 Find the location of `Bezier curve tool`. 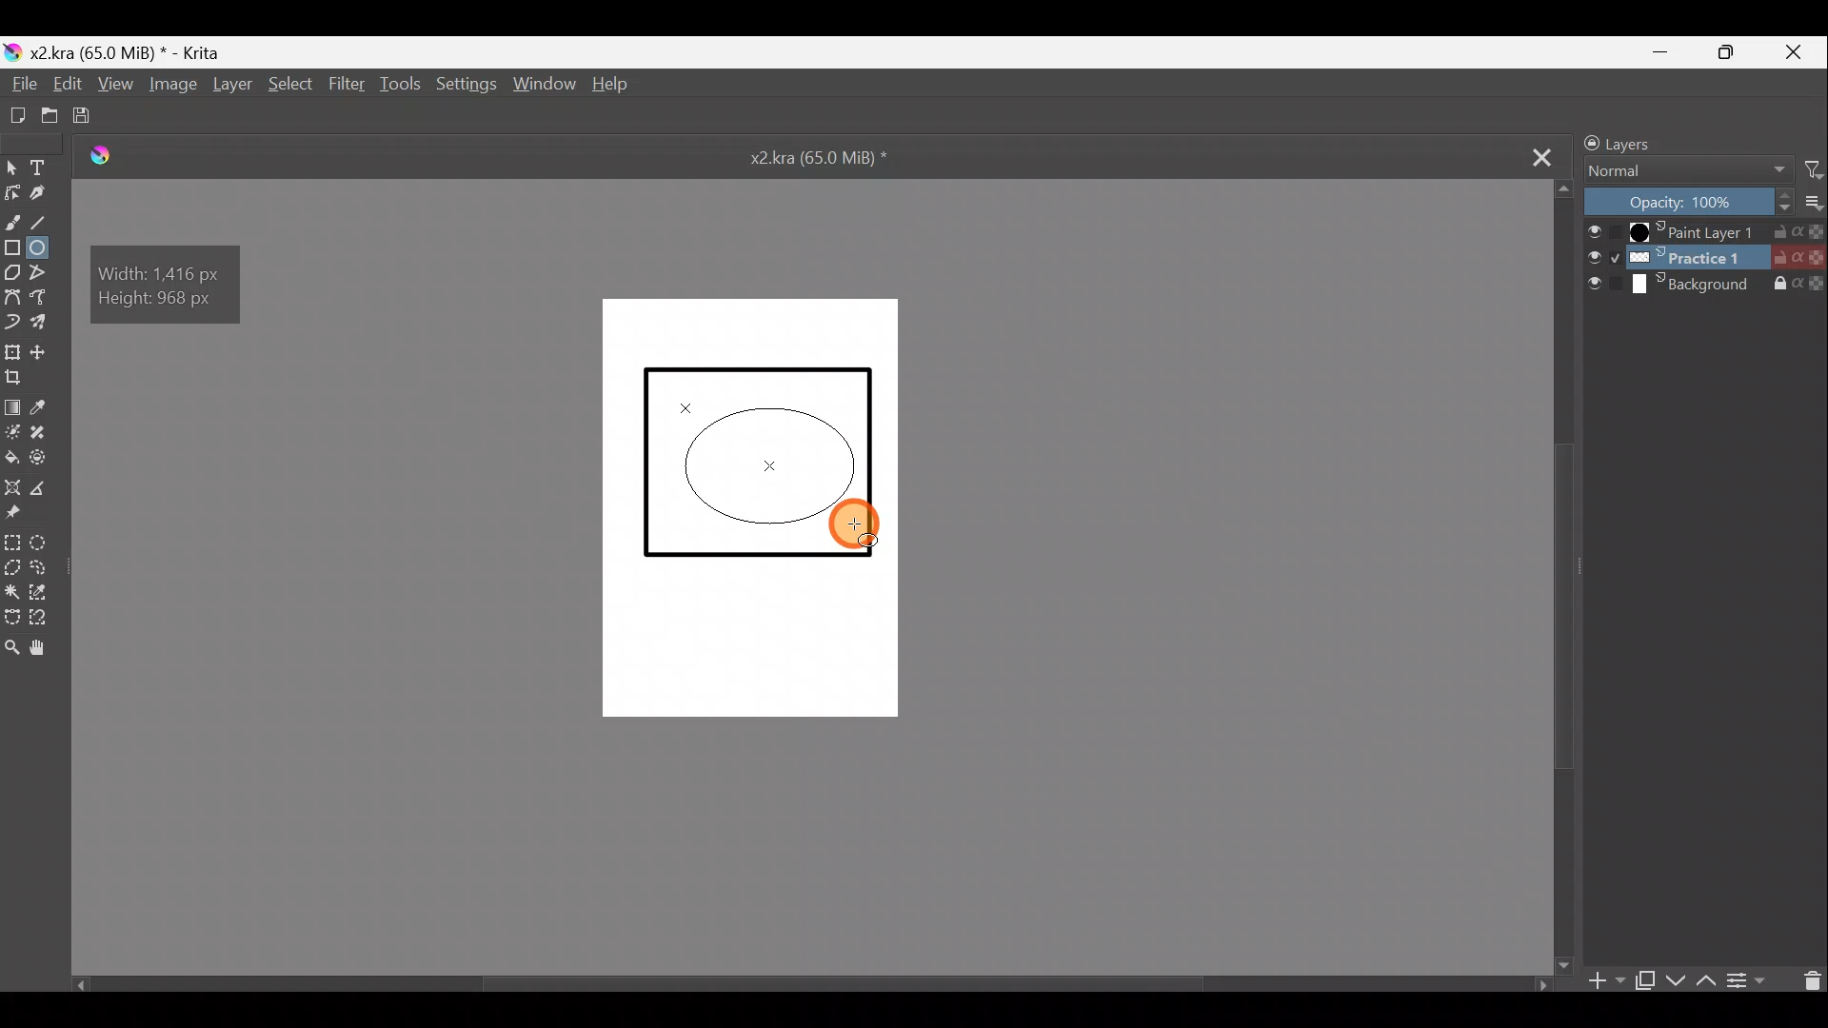

Bezier curve tool is located at coordinates (13, 297).